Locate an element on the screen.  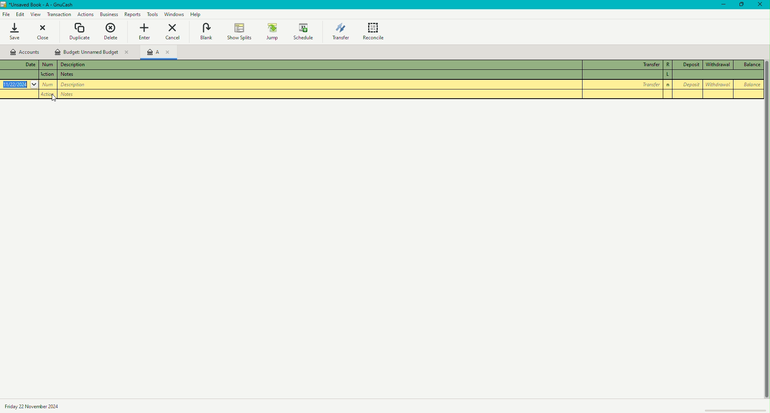
R is located at coordinates (669, 85).